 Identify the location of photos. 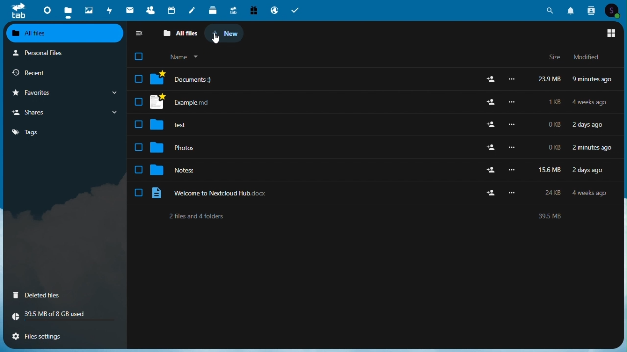
(88, 9).